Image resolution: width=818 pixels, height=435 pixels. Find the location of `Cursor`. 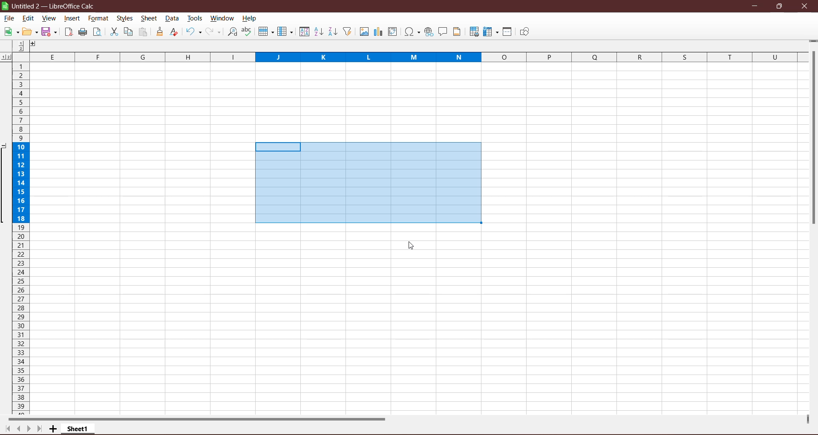

Cursor is located at coordinates (411, 246).